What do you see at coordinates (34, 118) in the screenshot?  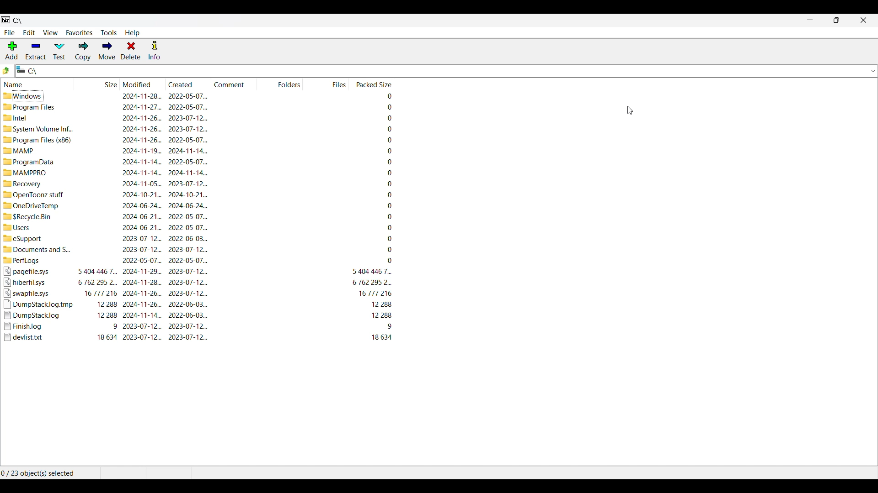 I see `Intel` at bounding box center [34, 118].